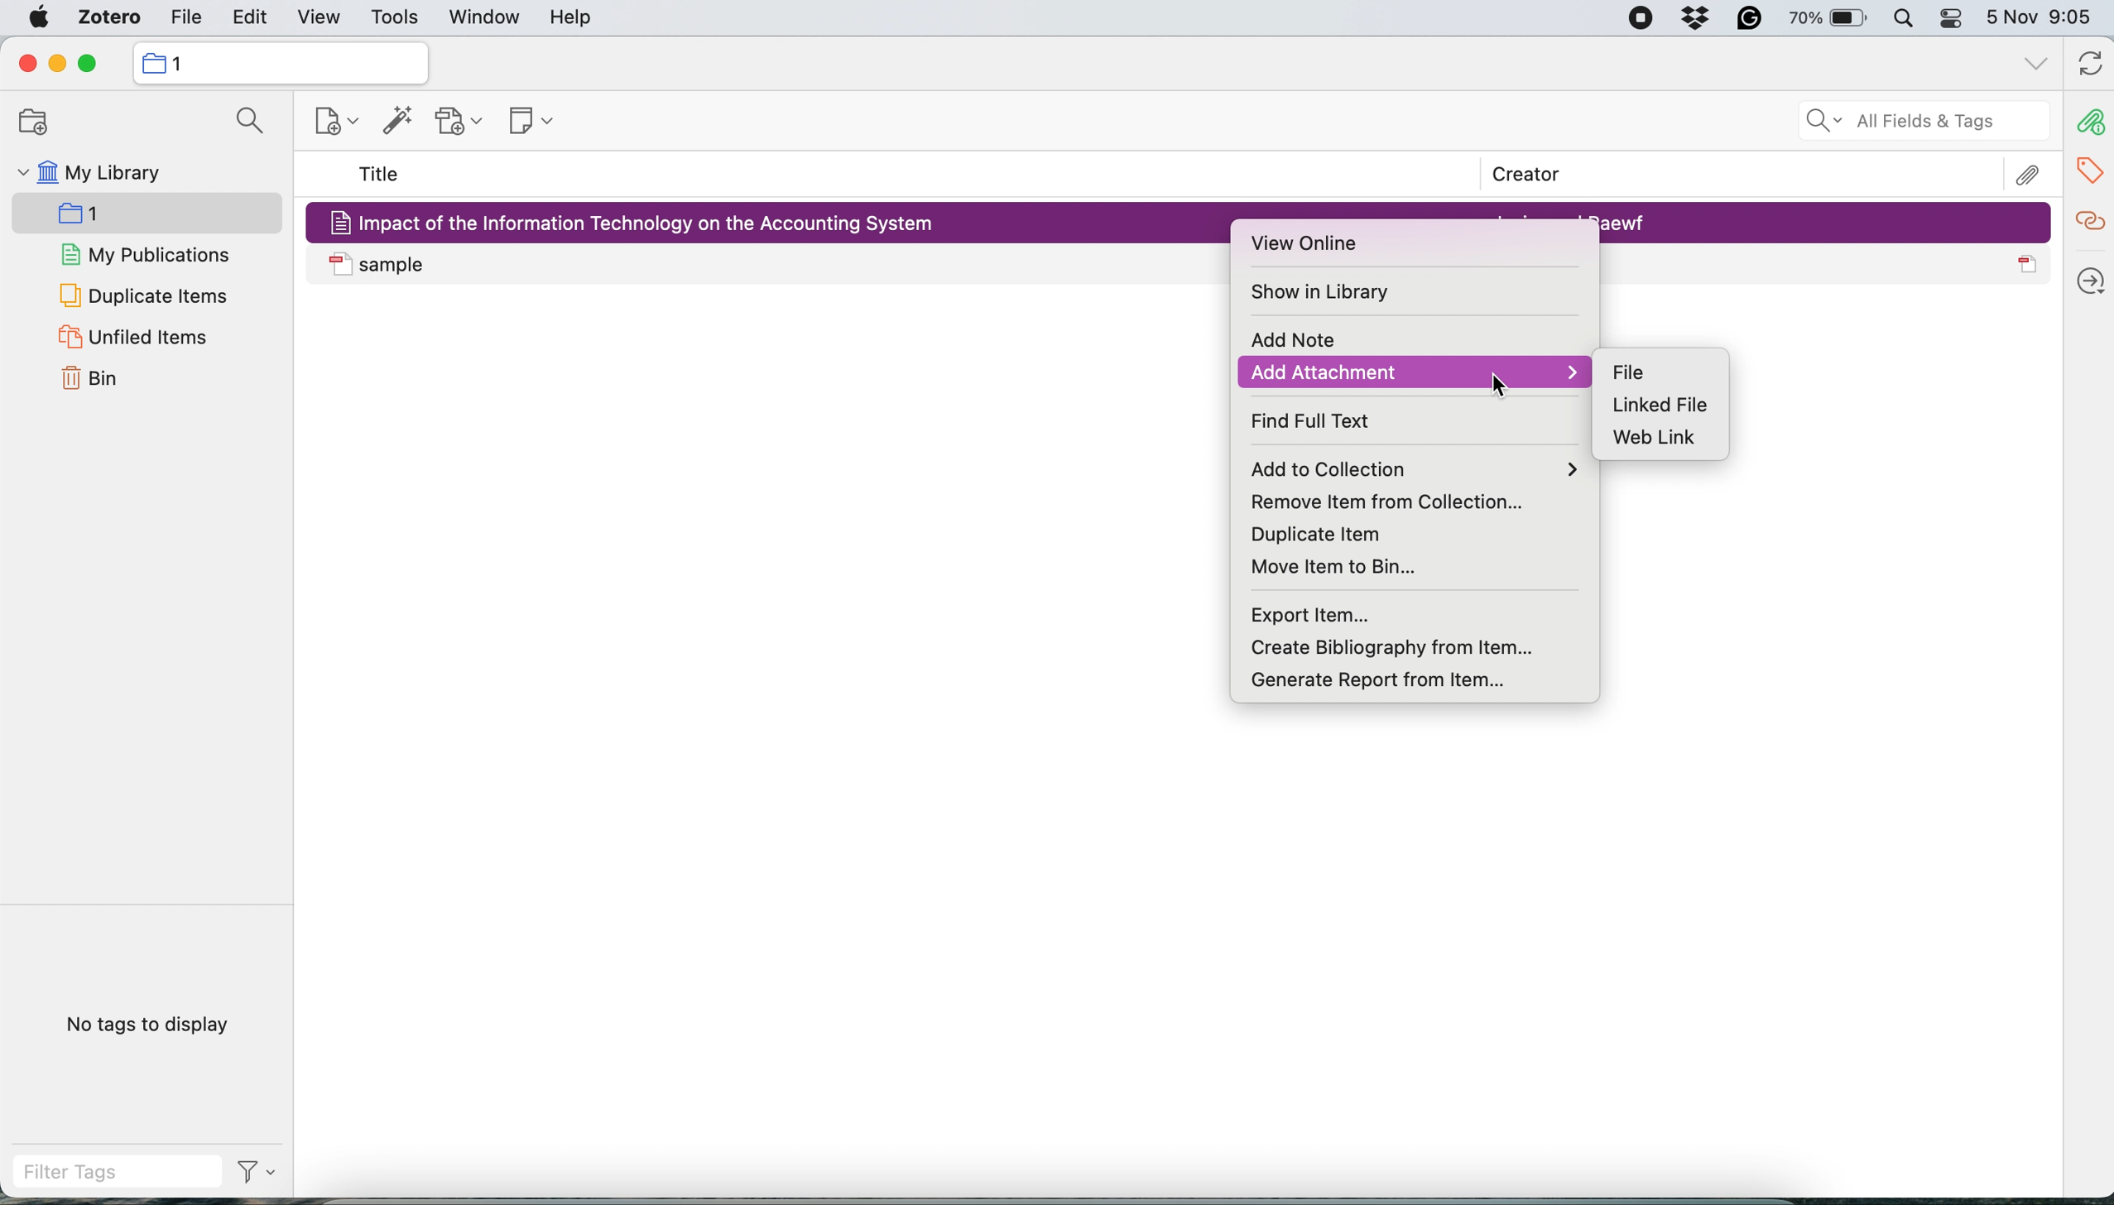 The image size is (2114, 1205). What do you see at coordinates (1316, 614) in the screenshot?
I see `export item` at bounding box center [1316, 614].